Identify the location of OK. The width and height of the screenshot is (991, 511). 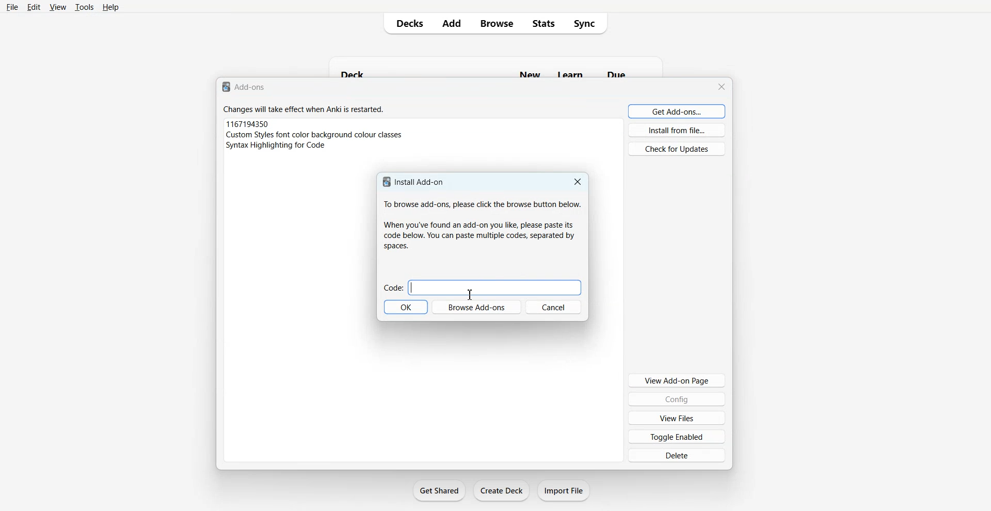
(405, 307).